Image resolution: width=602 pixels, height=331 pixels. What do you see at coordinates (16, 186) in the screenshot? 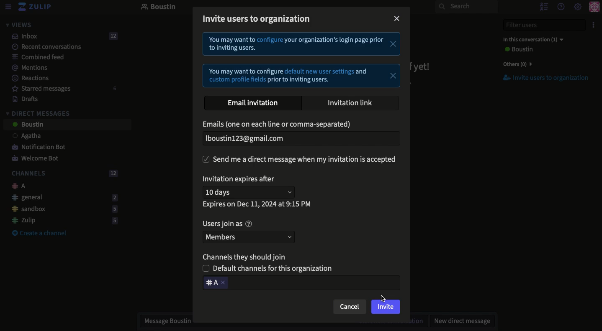
I see `A` at bounding box center [16, 186].